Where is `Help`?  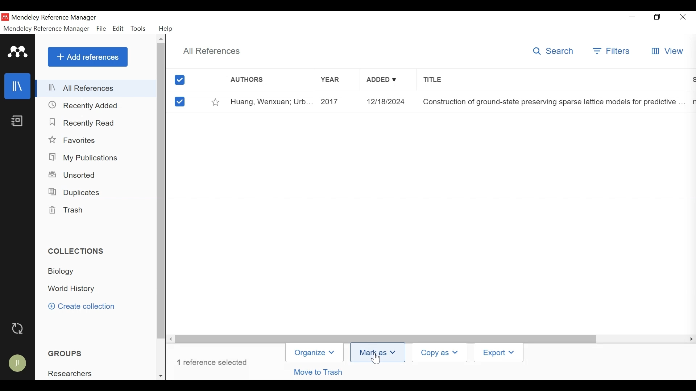
Help is located at coordinates (166, 29).